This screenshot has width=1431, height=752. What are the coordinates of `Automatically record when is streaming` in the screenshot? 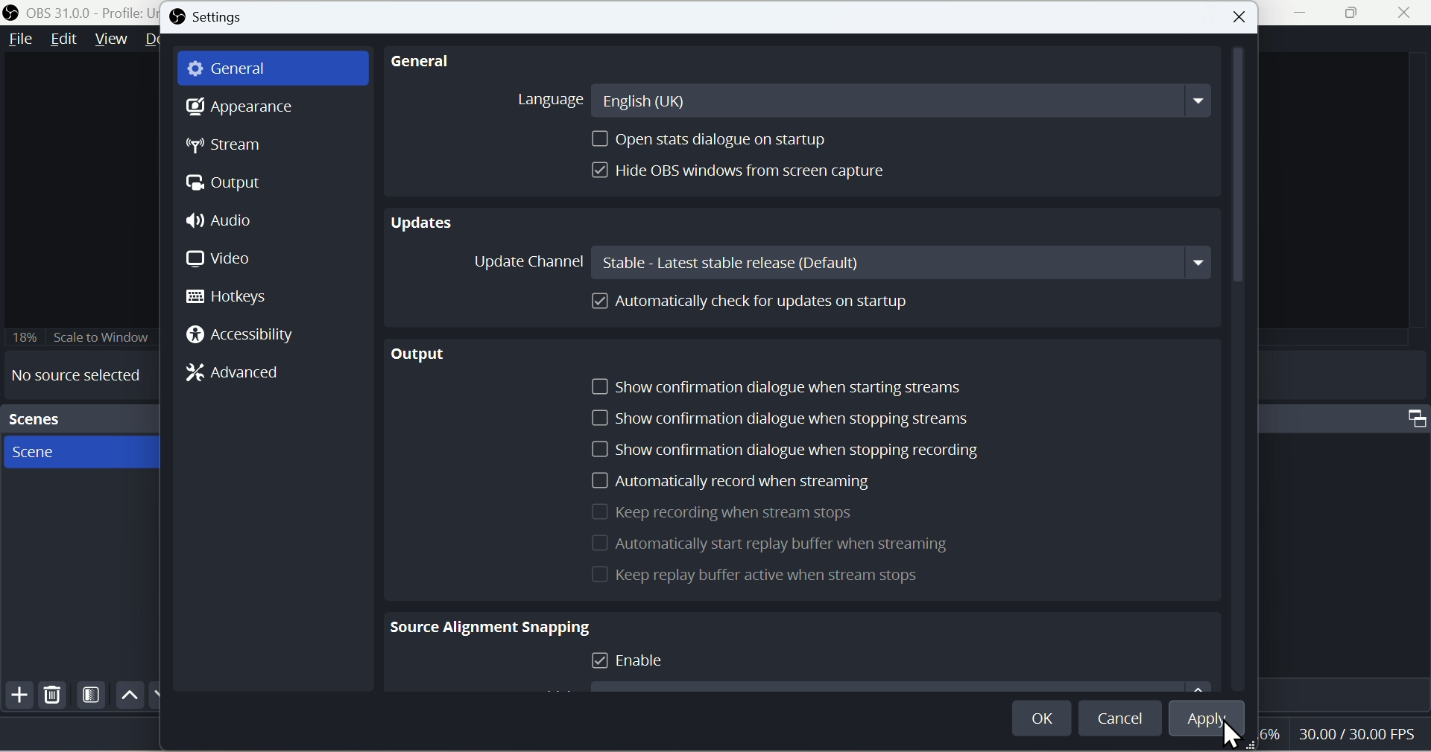 It's located at (727, 482).